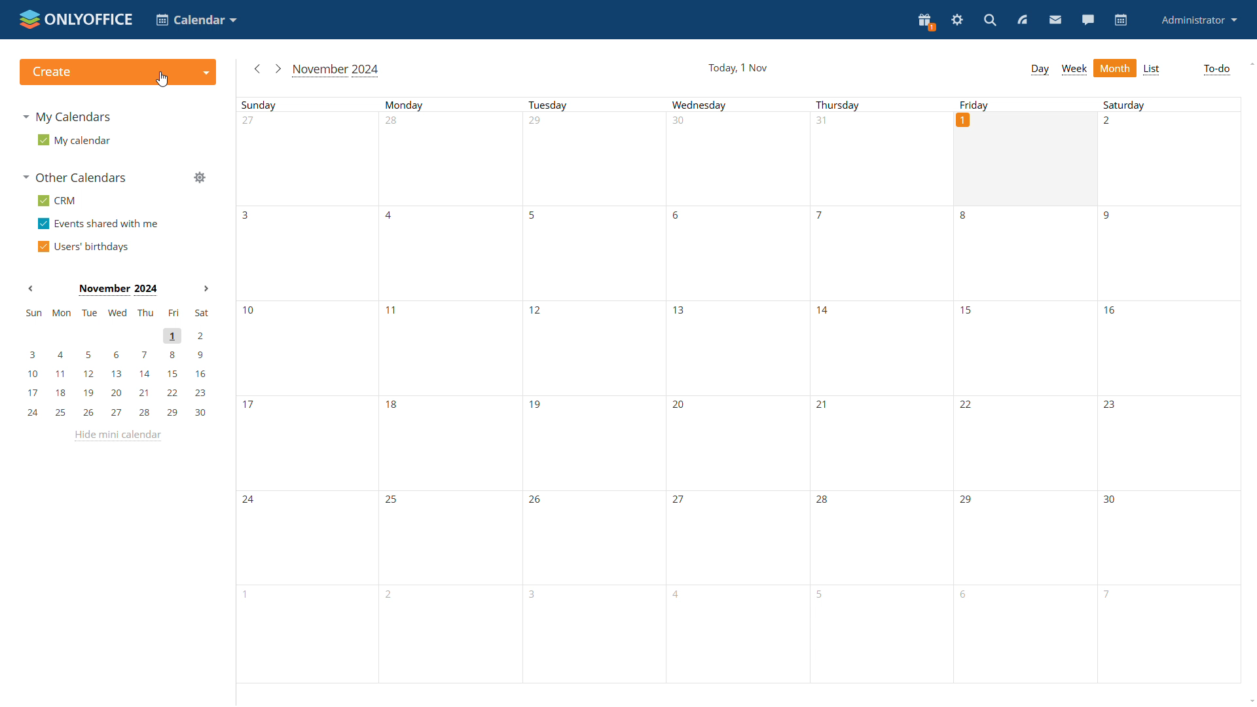 Image resolution: width=1257 pixels, height=707 pixels. What do you see at coordinates (78, 178) in the screenshot?
I see `other calendars` at bounding box center [78, 178].